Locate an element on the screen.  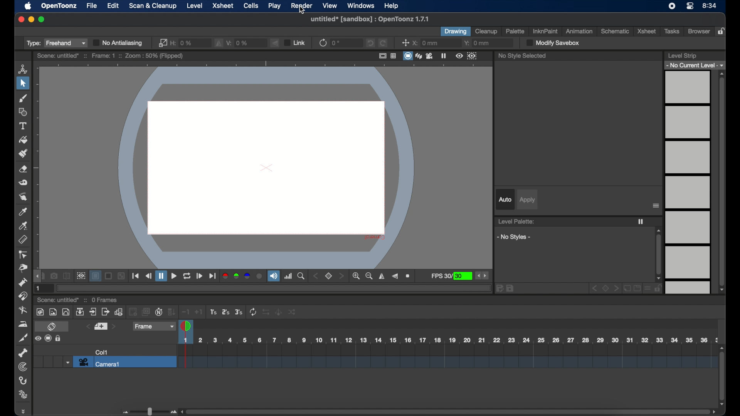
 is located at coordinates (119, 312).